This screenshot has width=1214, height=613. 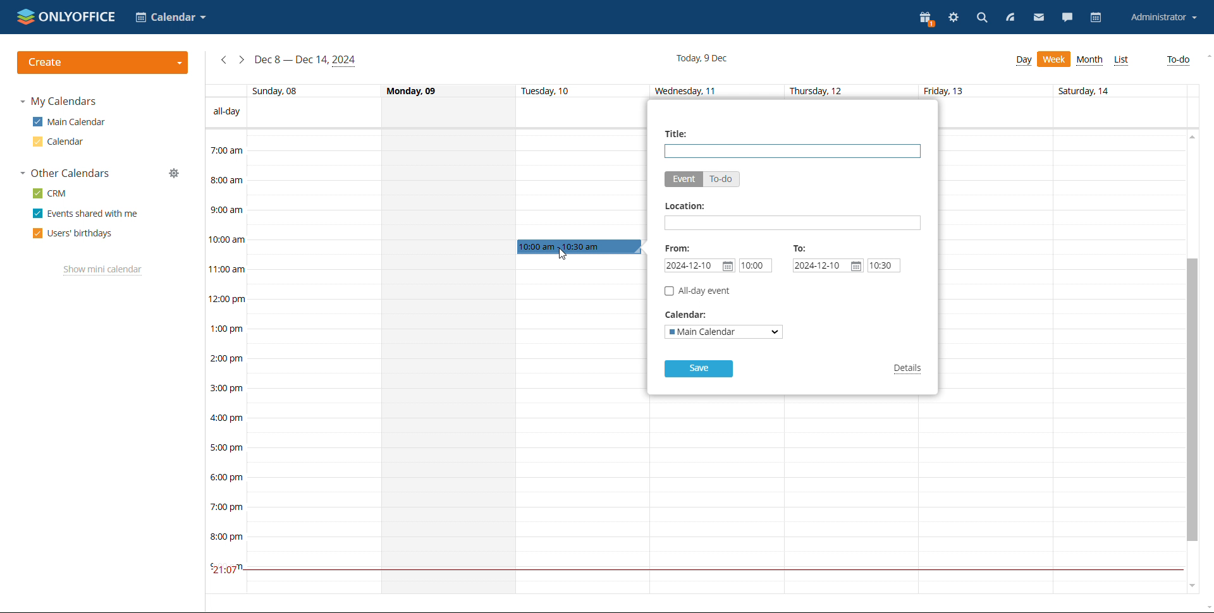 I want to click on my calendars, so click(x=58, y=102).